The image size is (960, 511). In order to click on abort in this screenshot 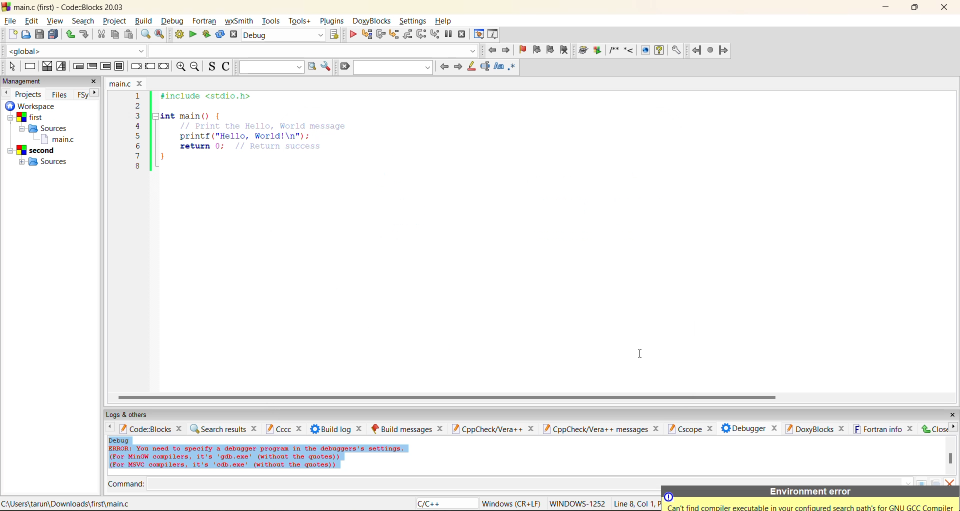, I will do `click(233, 34)`.